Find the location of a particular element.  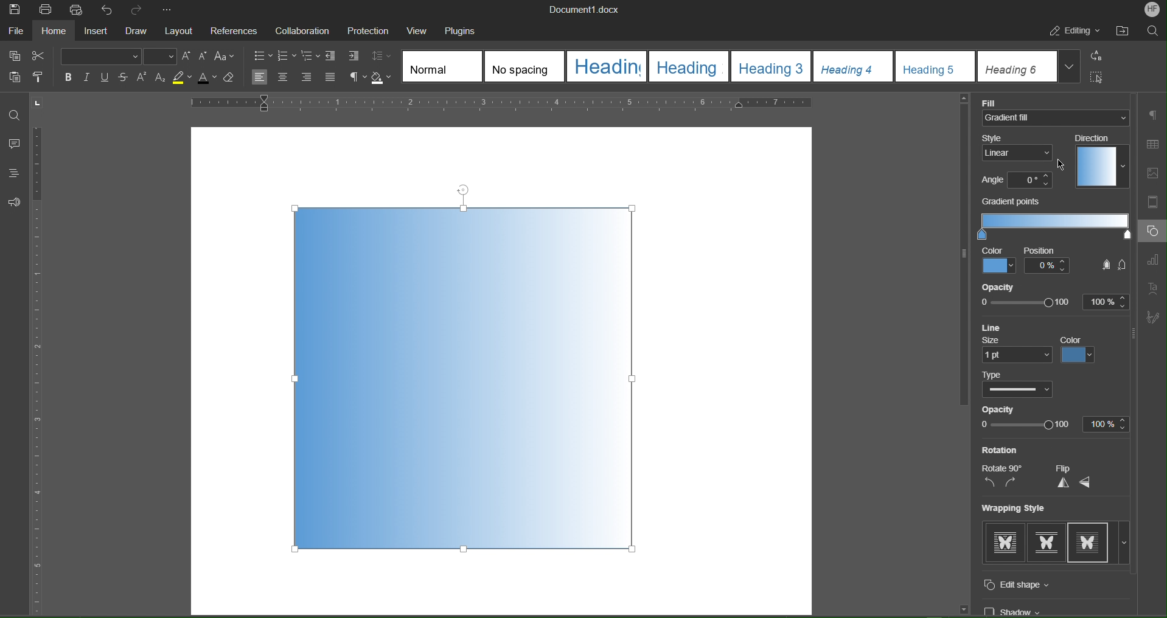

File is located at coordinates (16, 30).